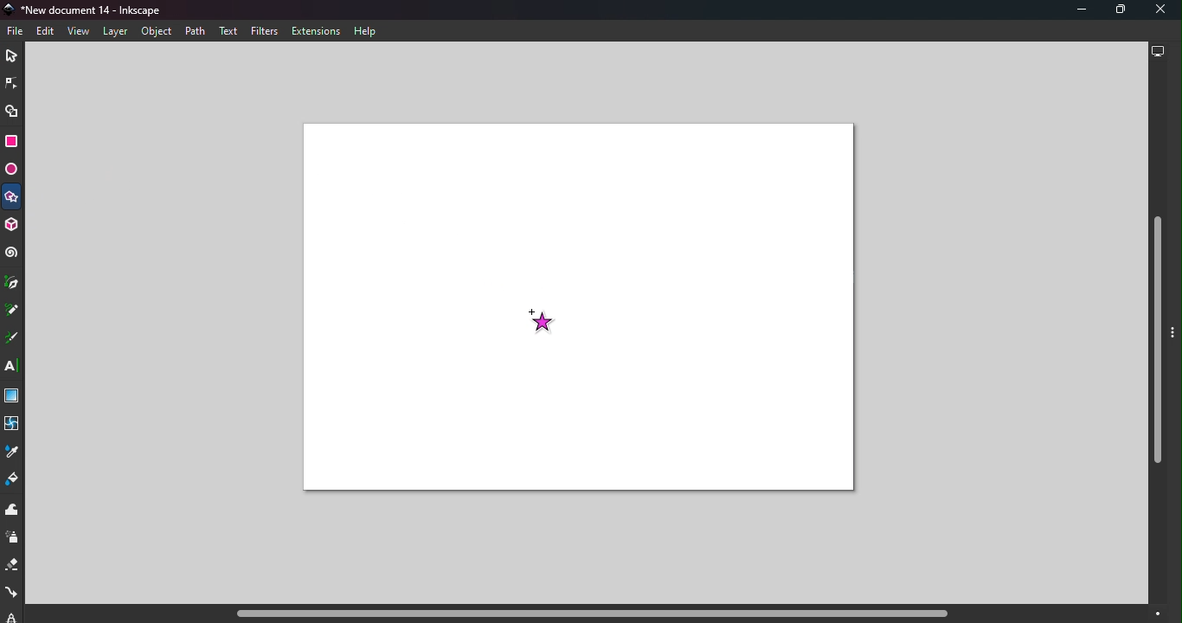  What do you see at coordinates (10, 455) in the screenshot?
I see `Dropper tool` at bounding box center [10, 455].